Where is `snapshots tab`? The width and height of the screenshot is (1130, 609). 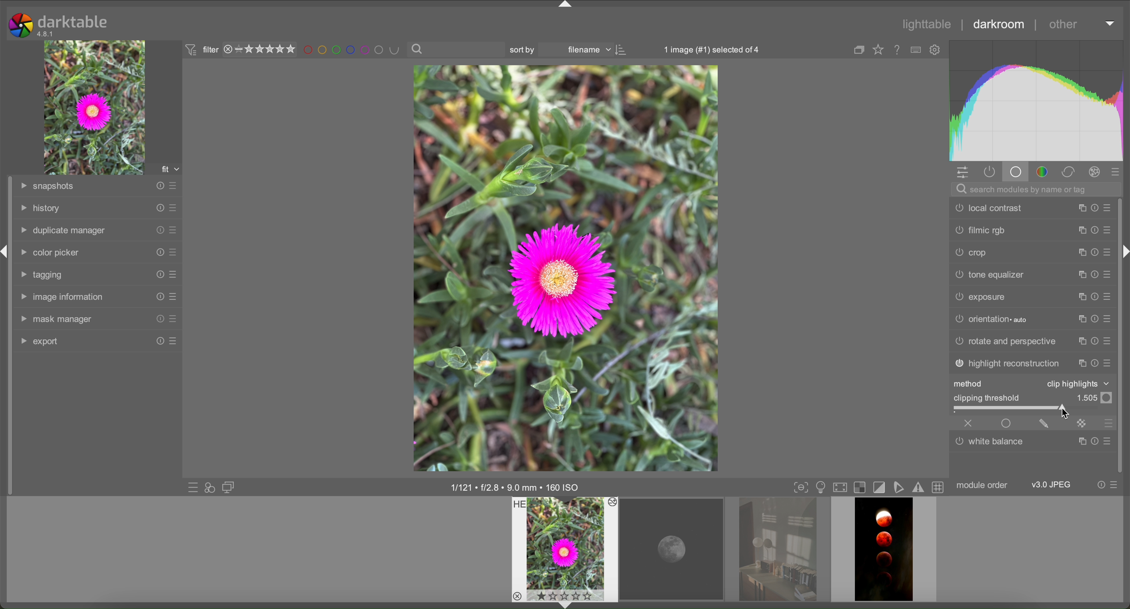 snapshots tab is located at coordinates (47, 185).